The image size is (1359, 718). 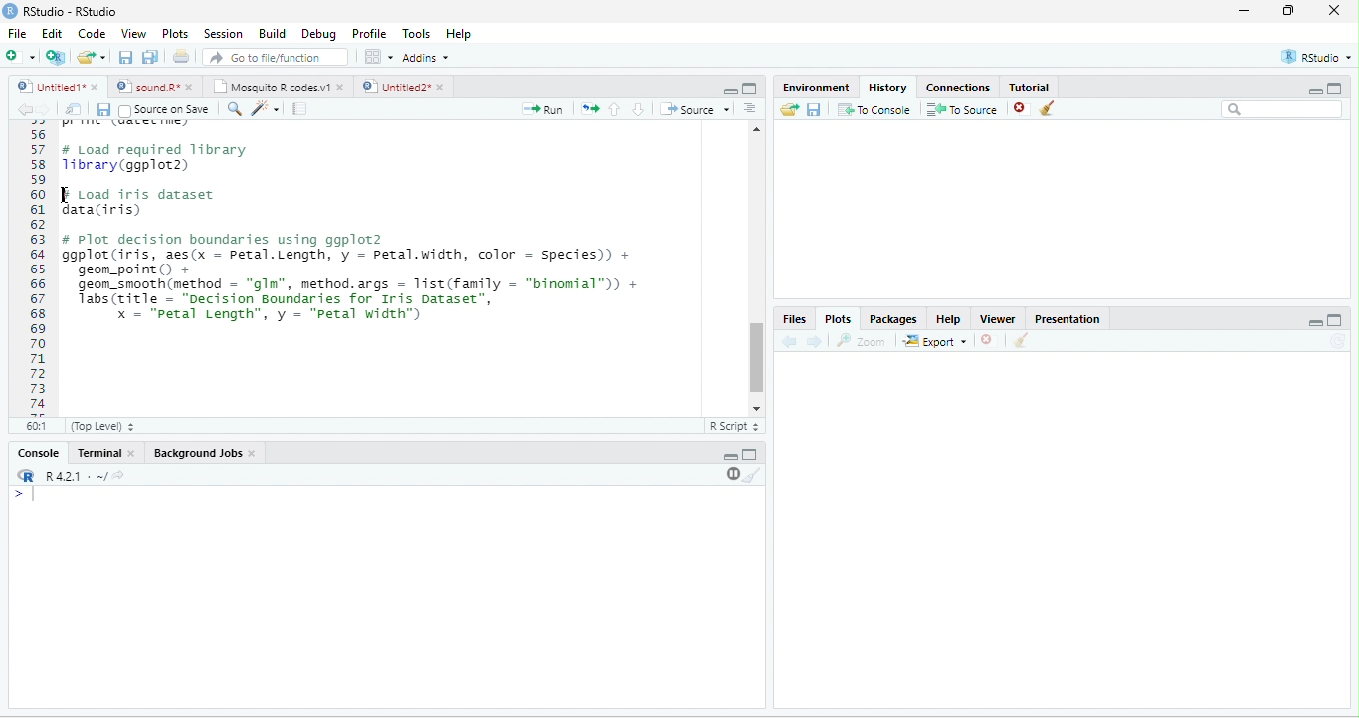 What do you see at coordinates (790, 109) in the screenshot?
I see `open folder` at bounding box center [790, 109].